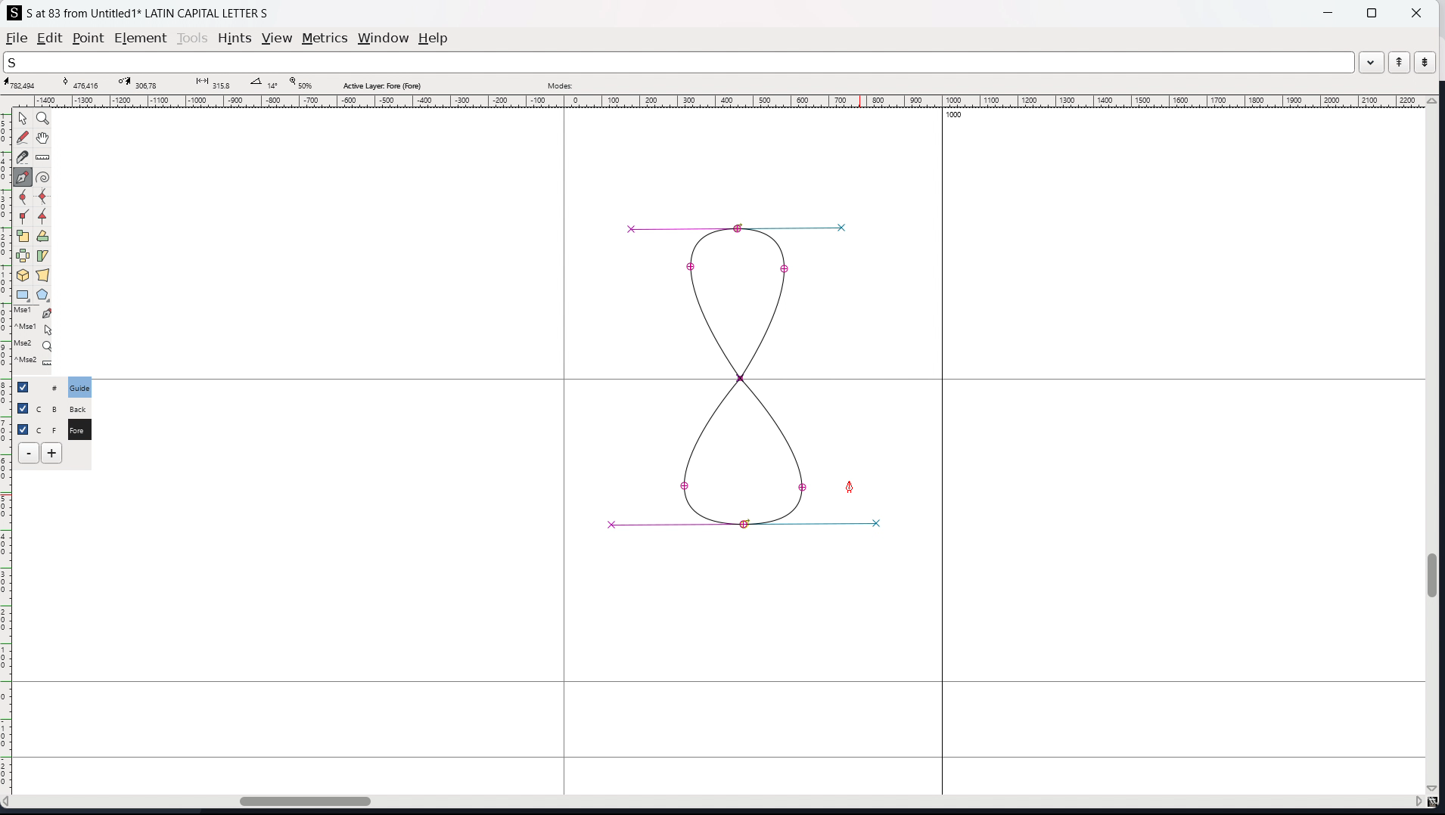 The height and width of the screenshot is (815, 1445). I want to click on ^Mse1, so click(34, 329).